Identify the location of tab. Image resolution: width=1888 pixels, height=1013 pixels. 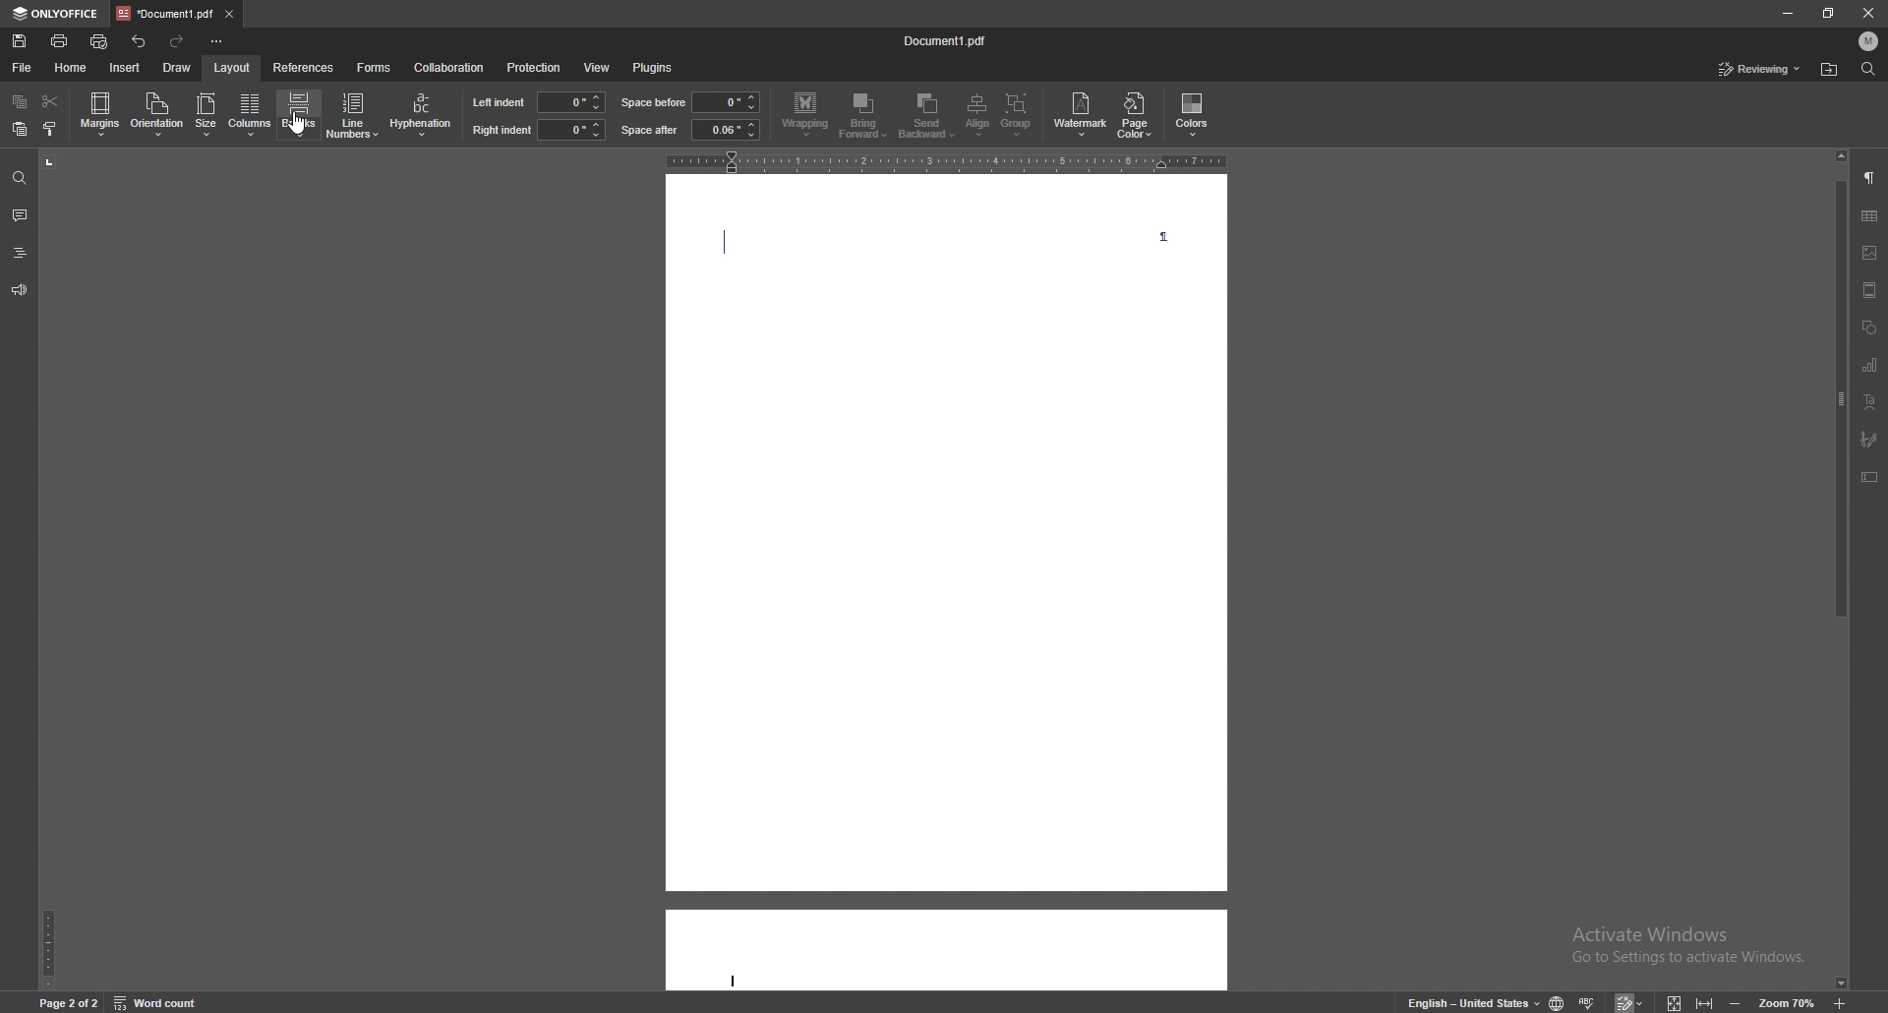
(163, 14).